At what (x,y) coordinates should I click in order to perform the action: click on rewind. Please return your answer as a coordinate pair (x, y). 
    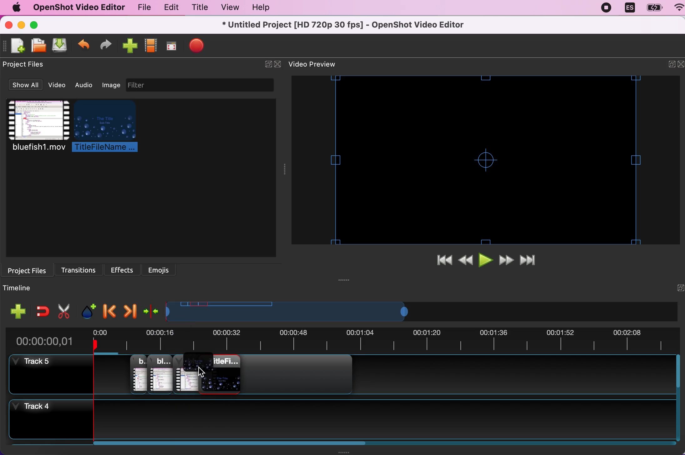
    Looking at the image, I should click on (467, 261).